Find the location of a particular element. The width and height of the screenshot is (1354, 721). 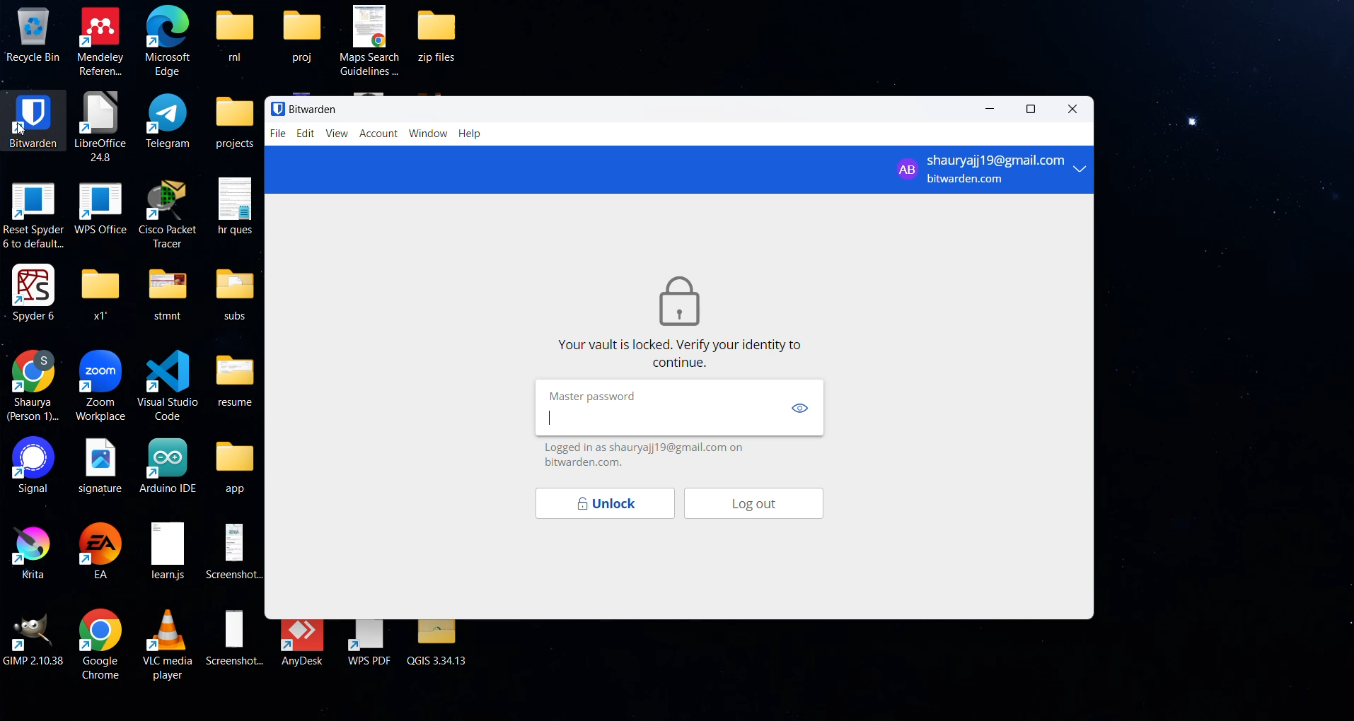

hr ques is located at coordinates (236, 205).